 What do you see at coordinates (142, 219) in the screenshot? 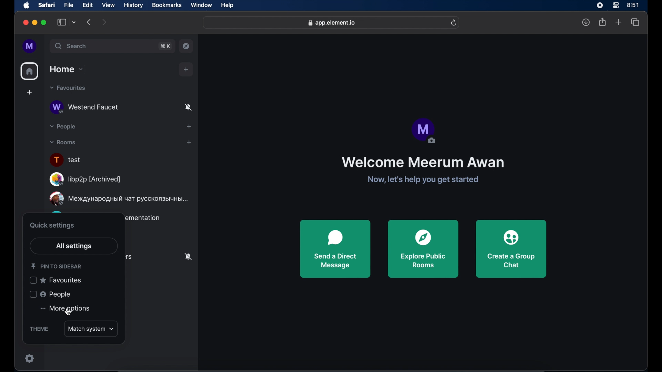
I see `obscure text` at bounding box center [142, 219].